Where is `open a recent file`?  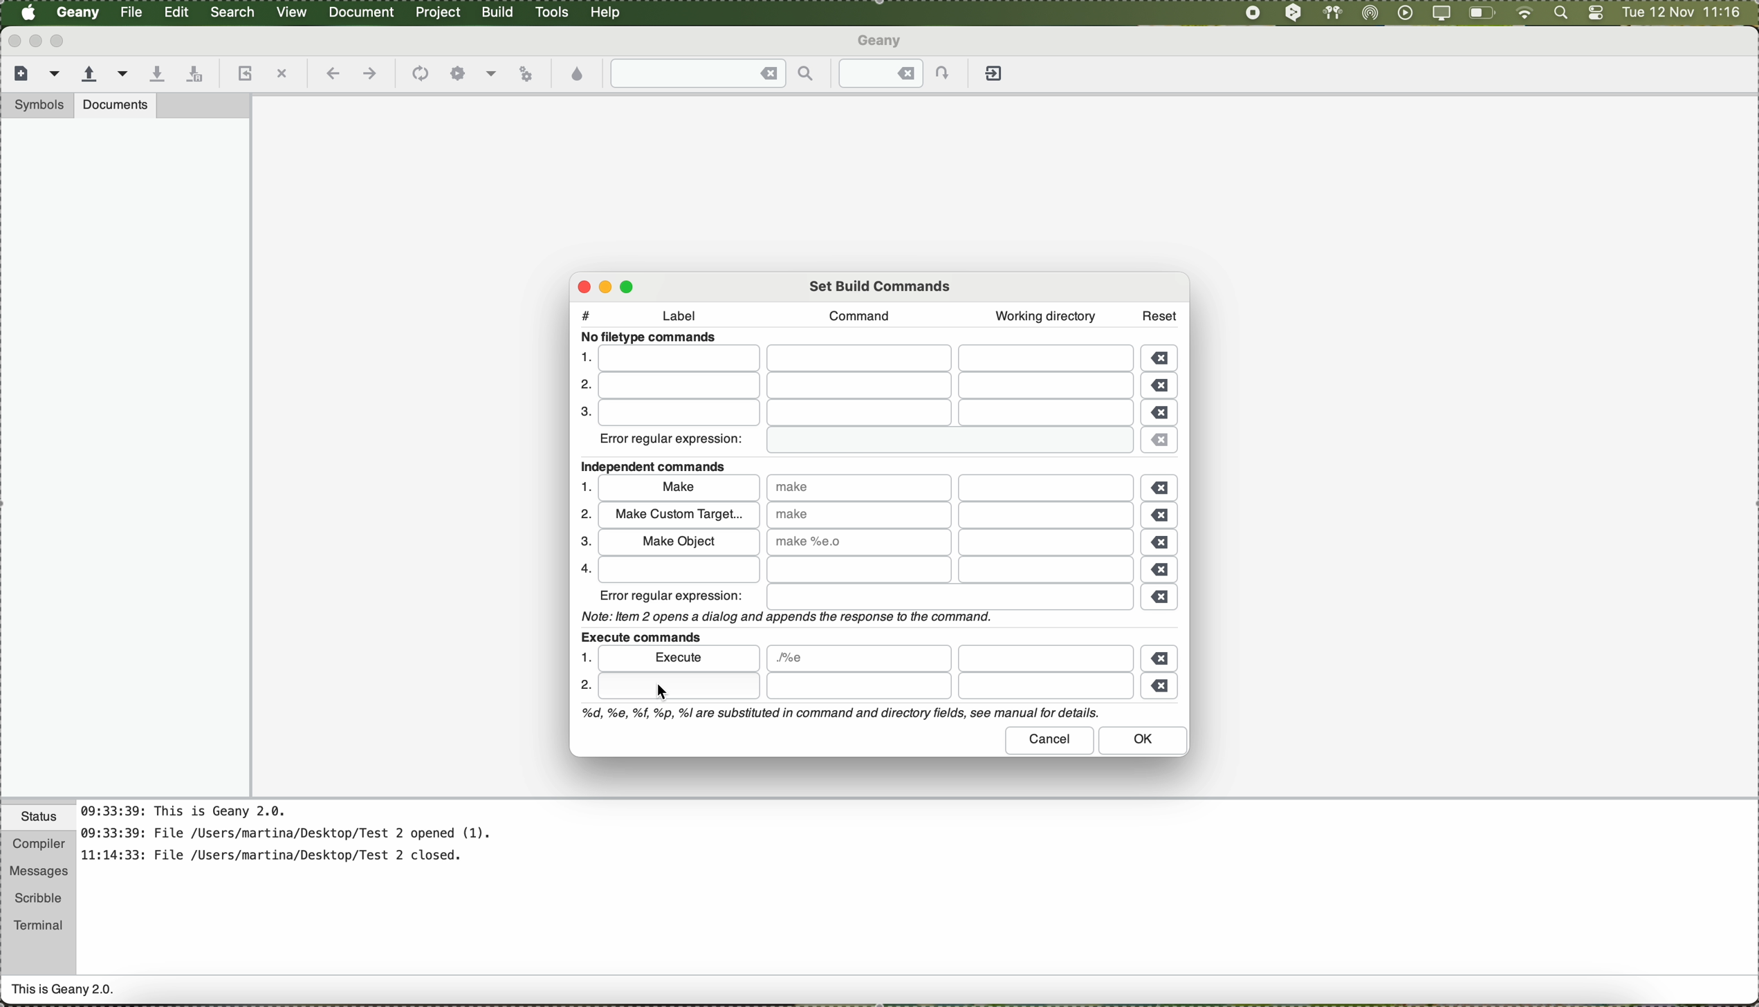 open a recent file is located at coordinates (124, 73).